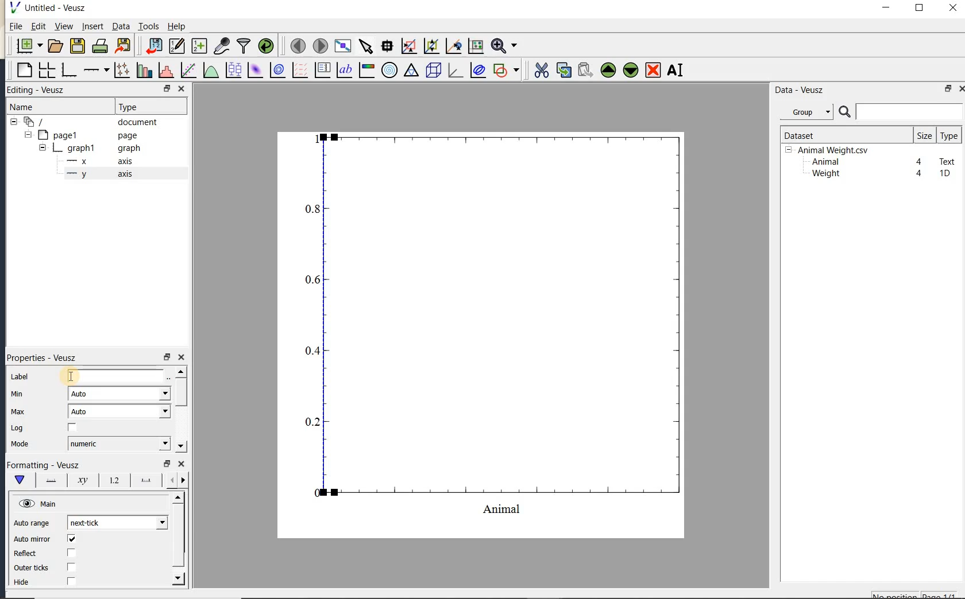 The height and width of the screenshot is (599, 965). I want to click on Untitled-Veusz, so click(51, 8).